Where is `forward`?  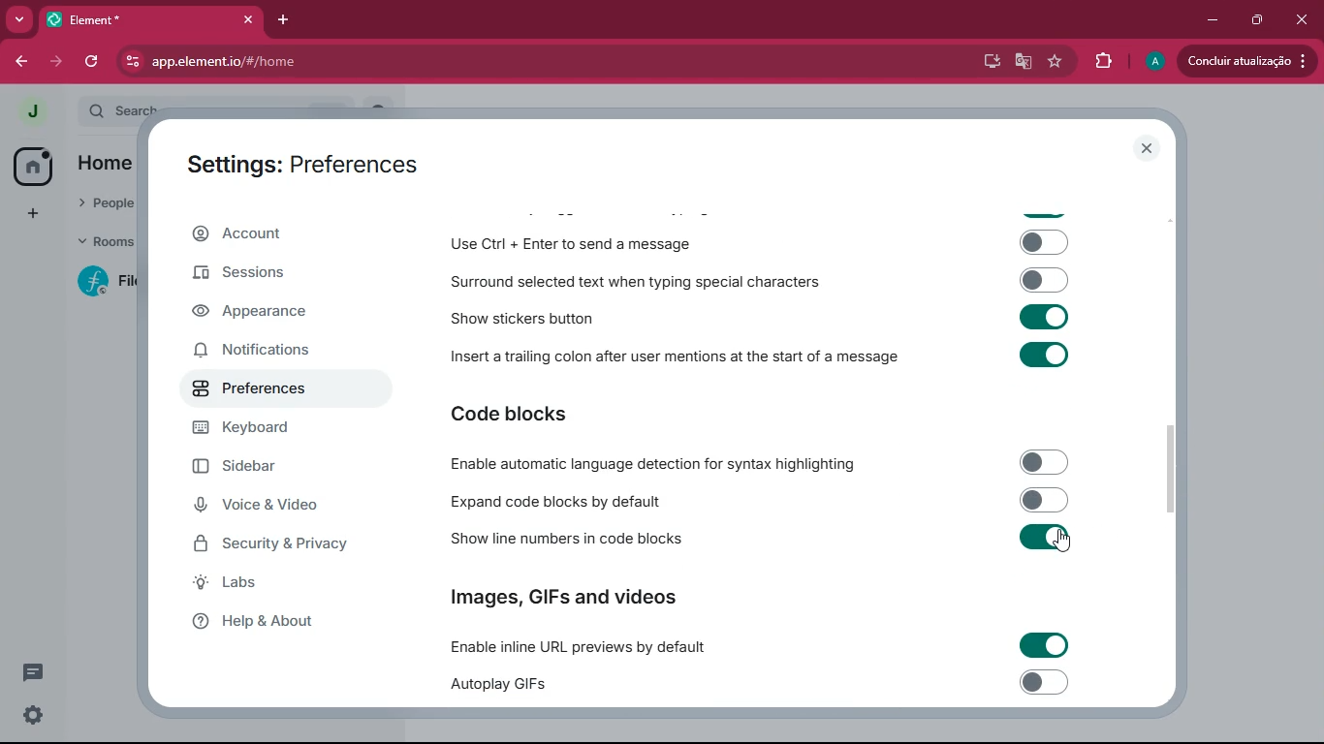
forward is located at coordinates (60, 61).